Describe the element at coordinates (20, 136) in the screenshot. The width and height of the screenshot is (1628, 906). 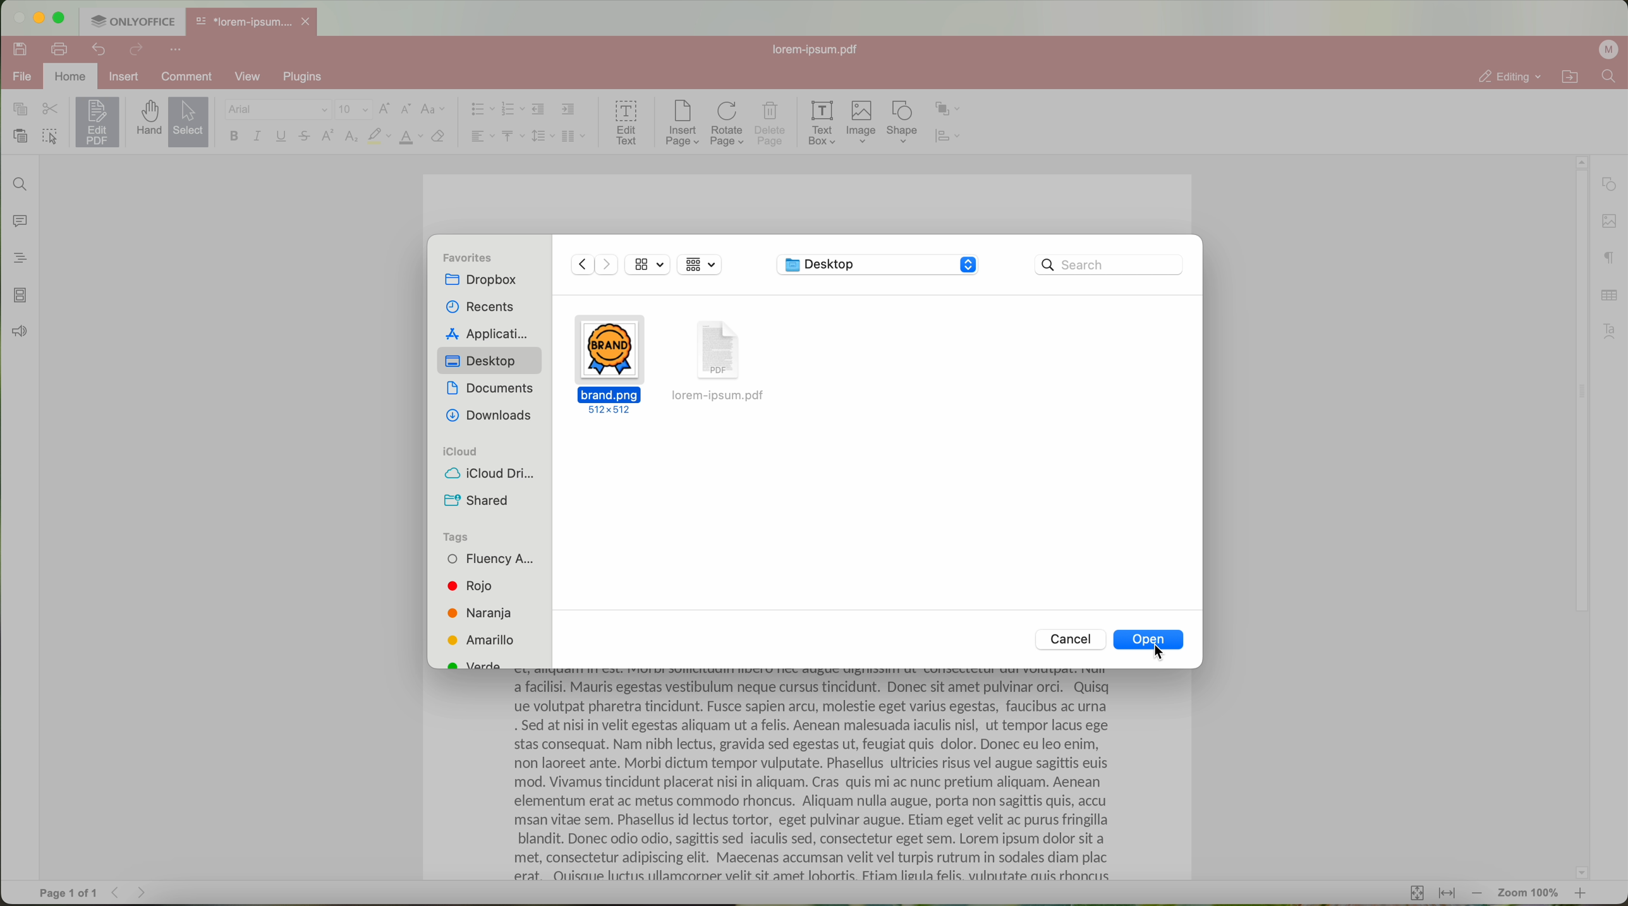
I see `paste` at that location.